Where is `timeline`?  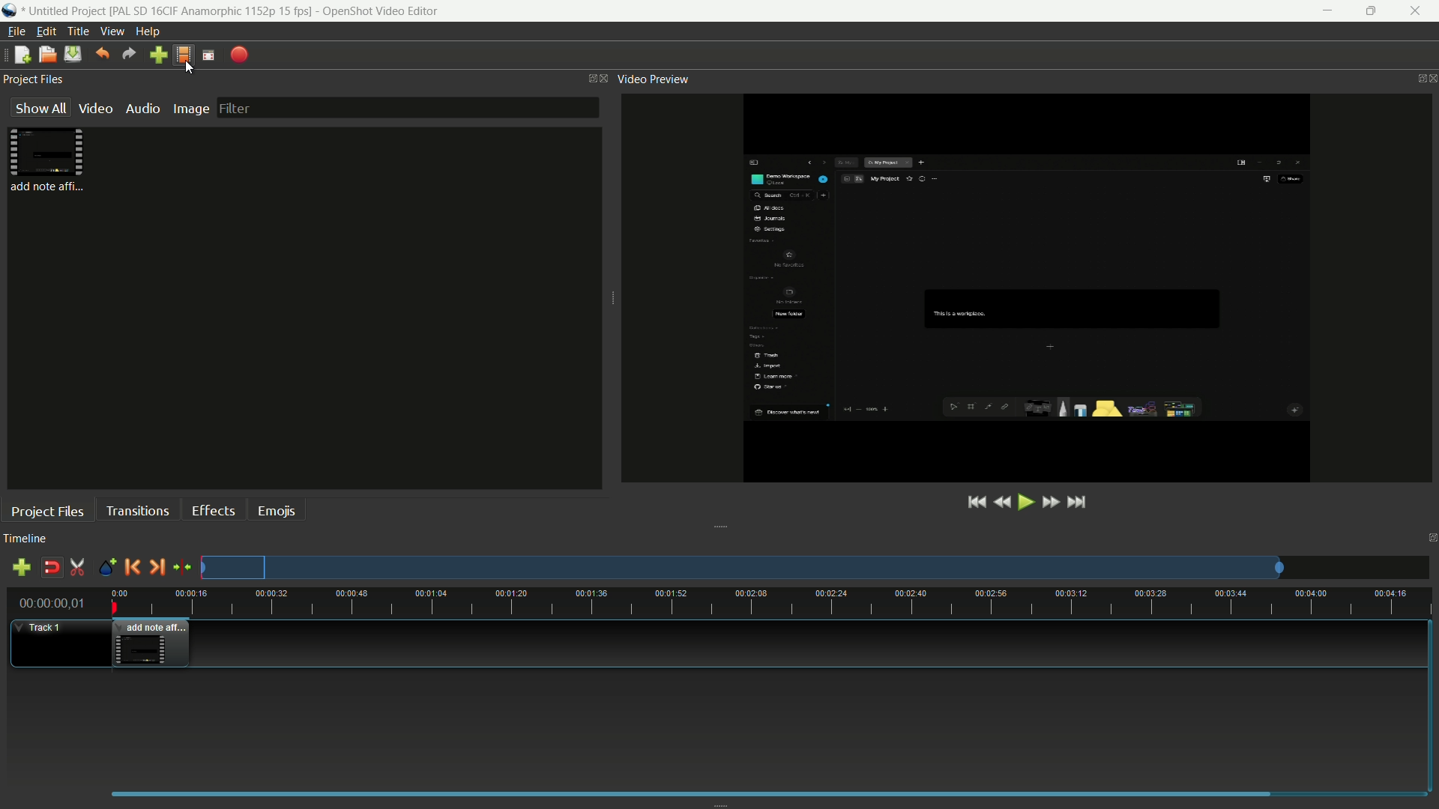
timeline is located at coordinates (25, 540).